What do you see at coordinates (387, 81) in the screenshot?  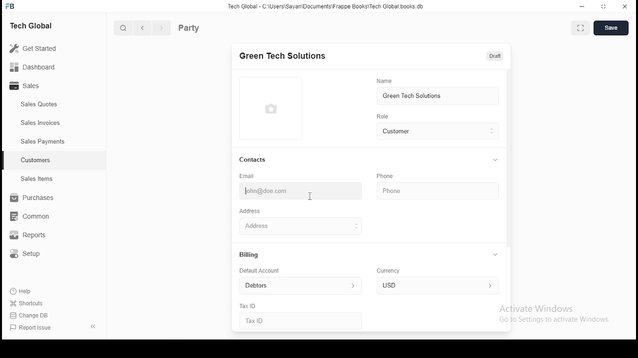 I see `name` at bounding box center [387, 81].